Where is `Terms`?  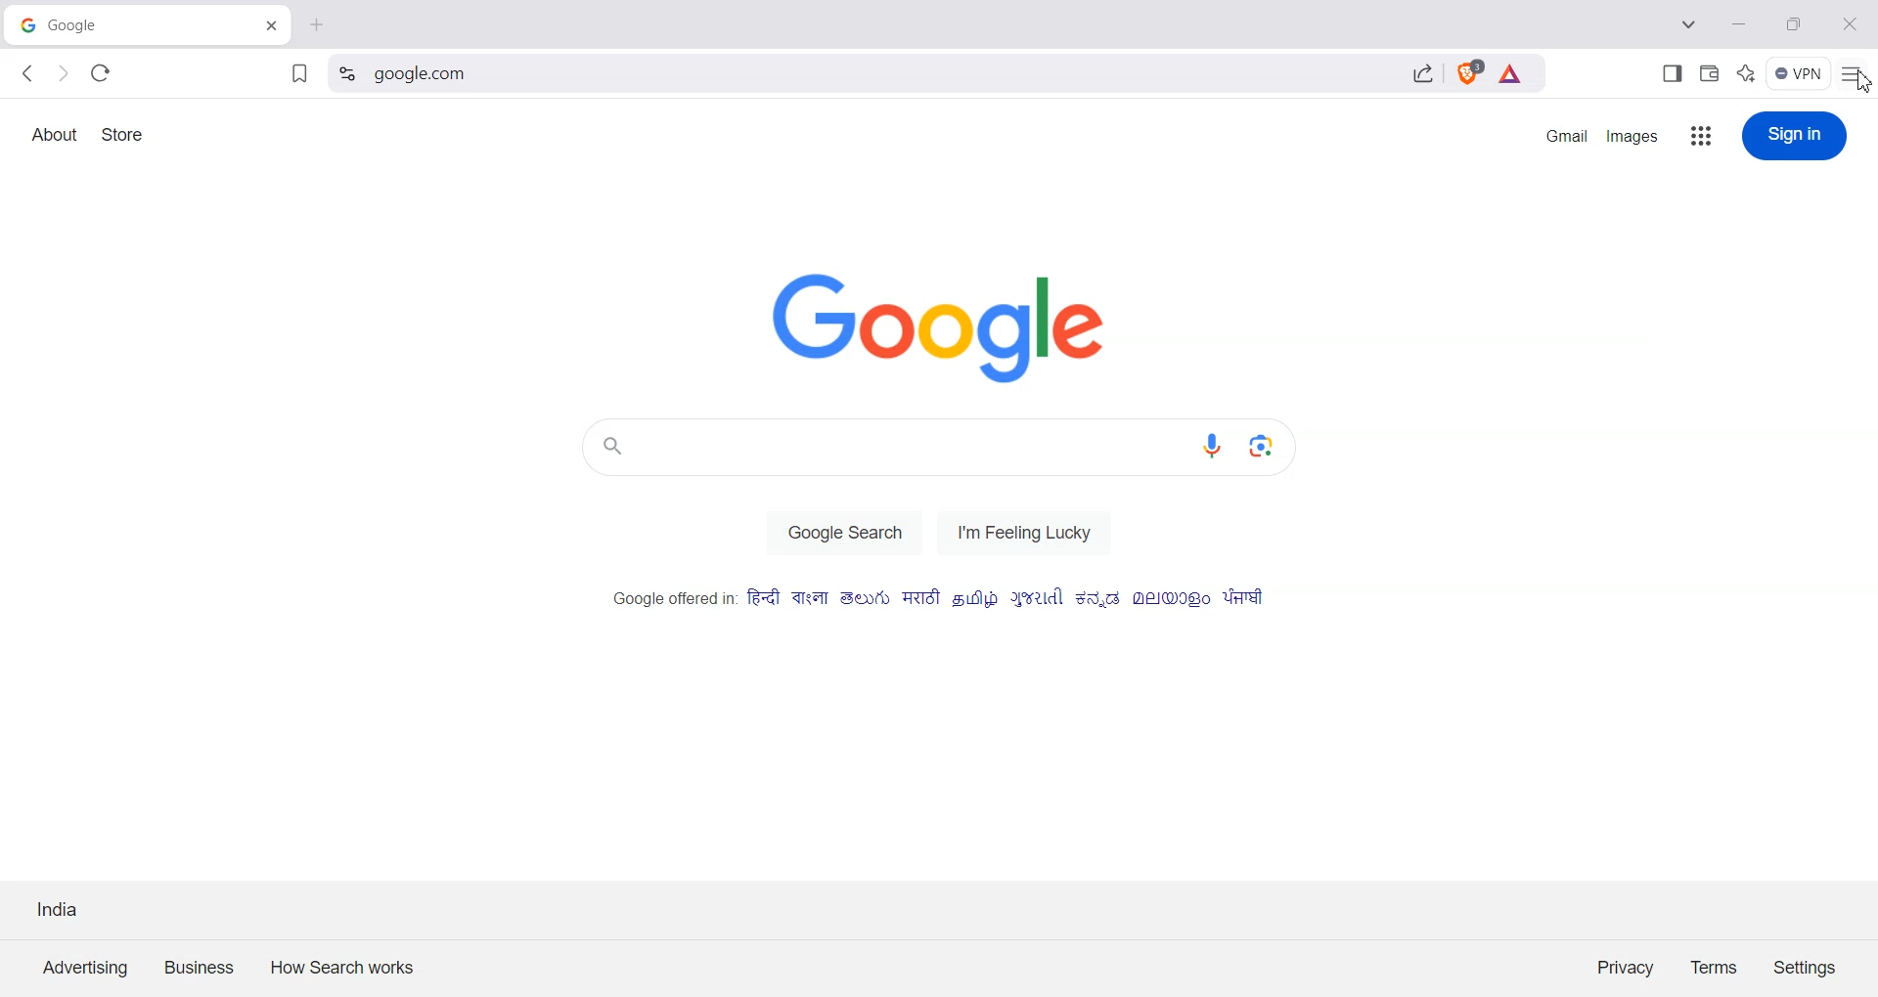
Terms is located at coordinates (1715, 966).